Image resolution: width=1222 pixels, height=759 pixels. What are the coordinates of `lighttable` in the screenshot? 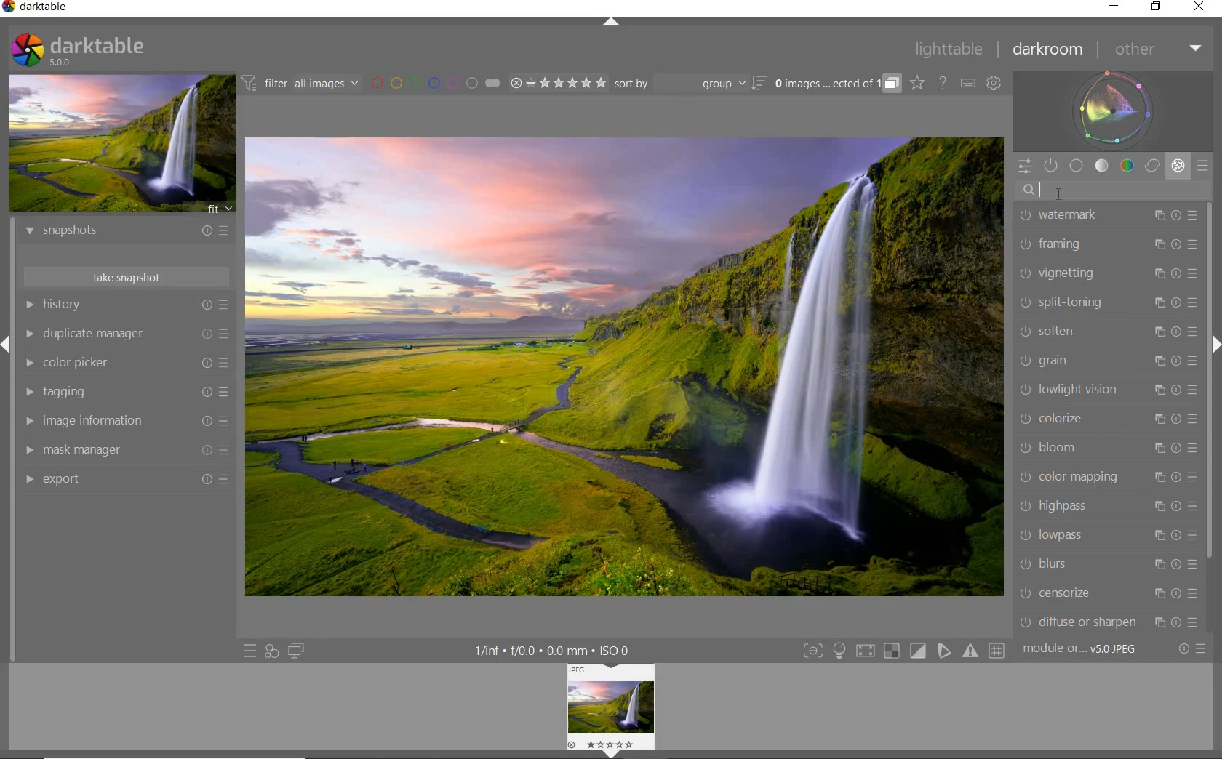 It's located at (953, 49).